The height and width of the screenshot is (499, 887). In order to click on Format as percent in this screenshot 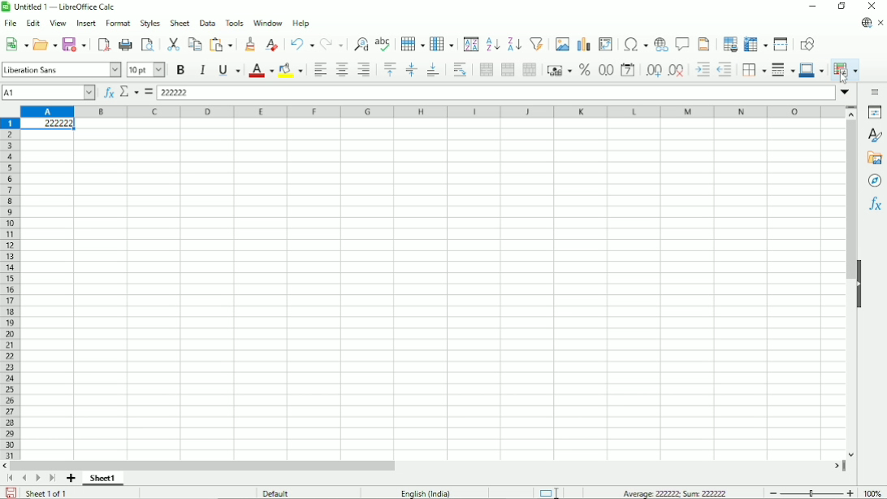, I will do `click(584, 70)`.